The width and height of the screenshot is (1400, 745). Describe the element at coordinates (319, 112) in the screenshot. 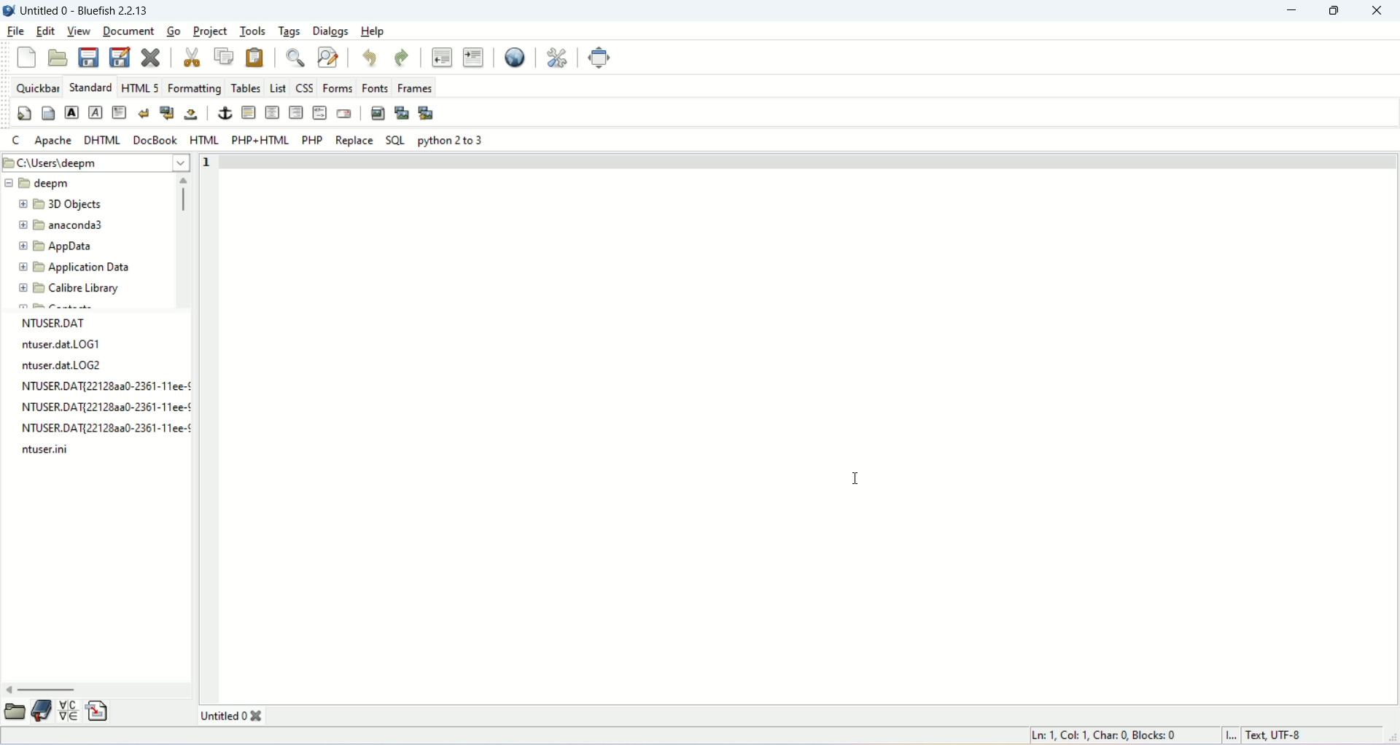

I see `HTML comment` at that location.